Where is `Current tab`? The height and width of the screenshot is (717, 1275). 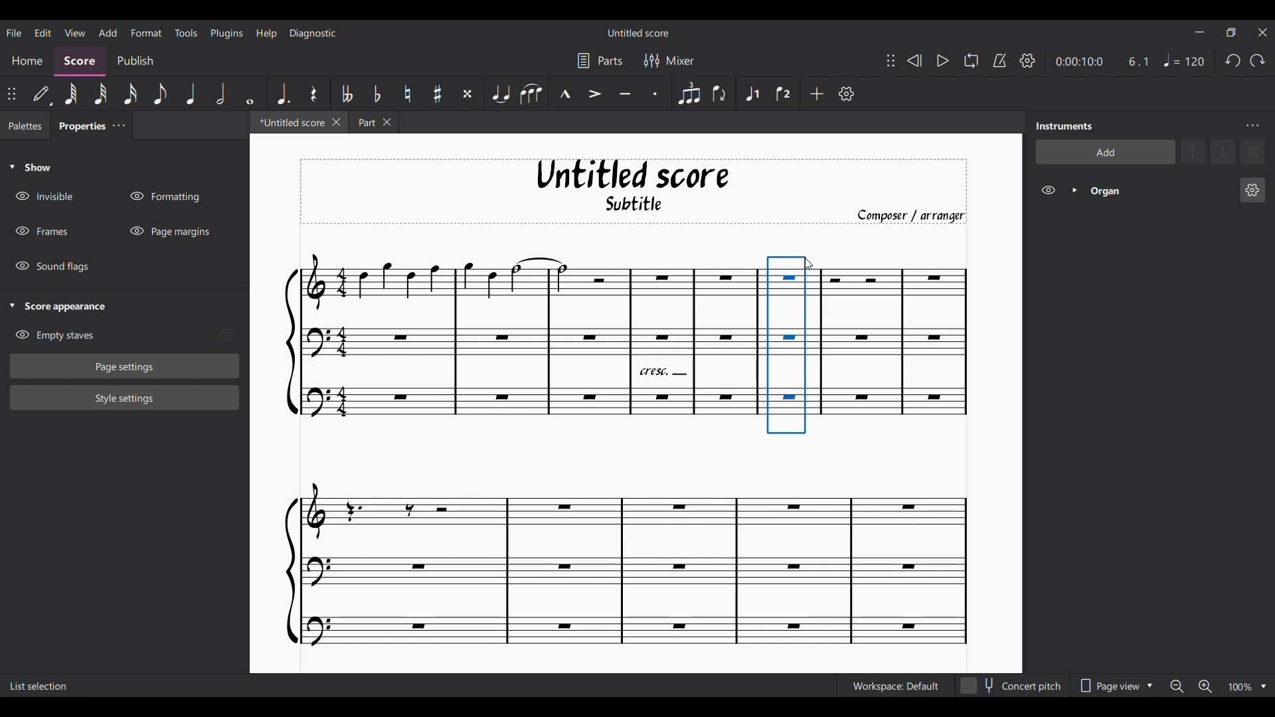 Current tab is located at coordinates (290, 122).